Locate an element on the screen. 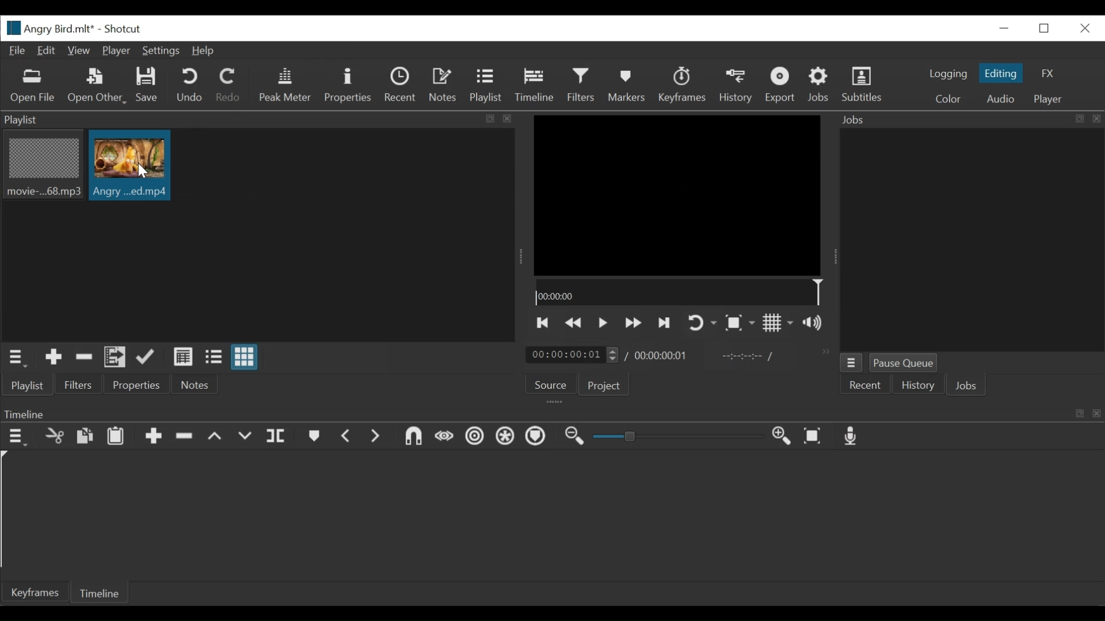 The height and width of the screenshot is (621, 1105). Properties is located at coordinates (347, 86).